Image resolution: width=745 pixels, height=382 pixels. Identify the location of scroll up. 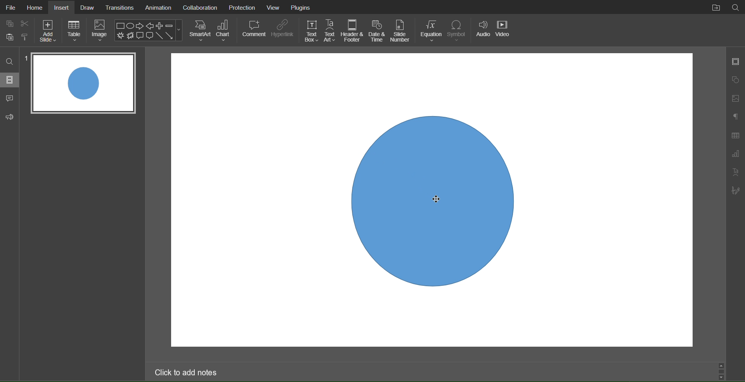
(722, 364).